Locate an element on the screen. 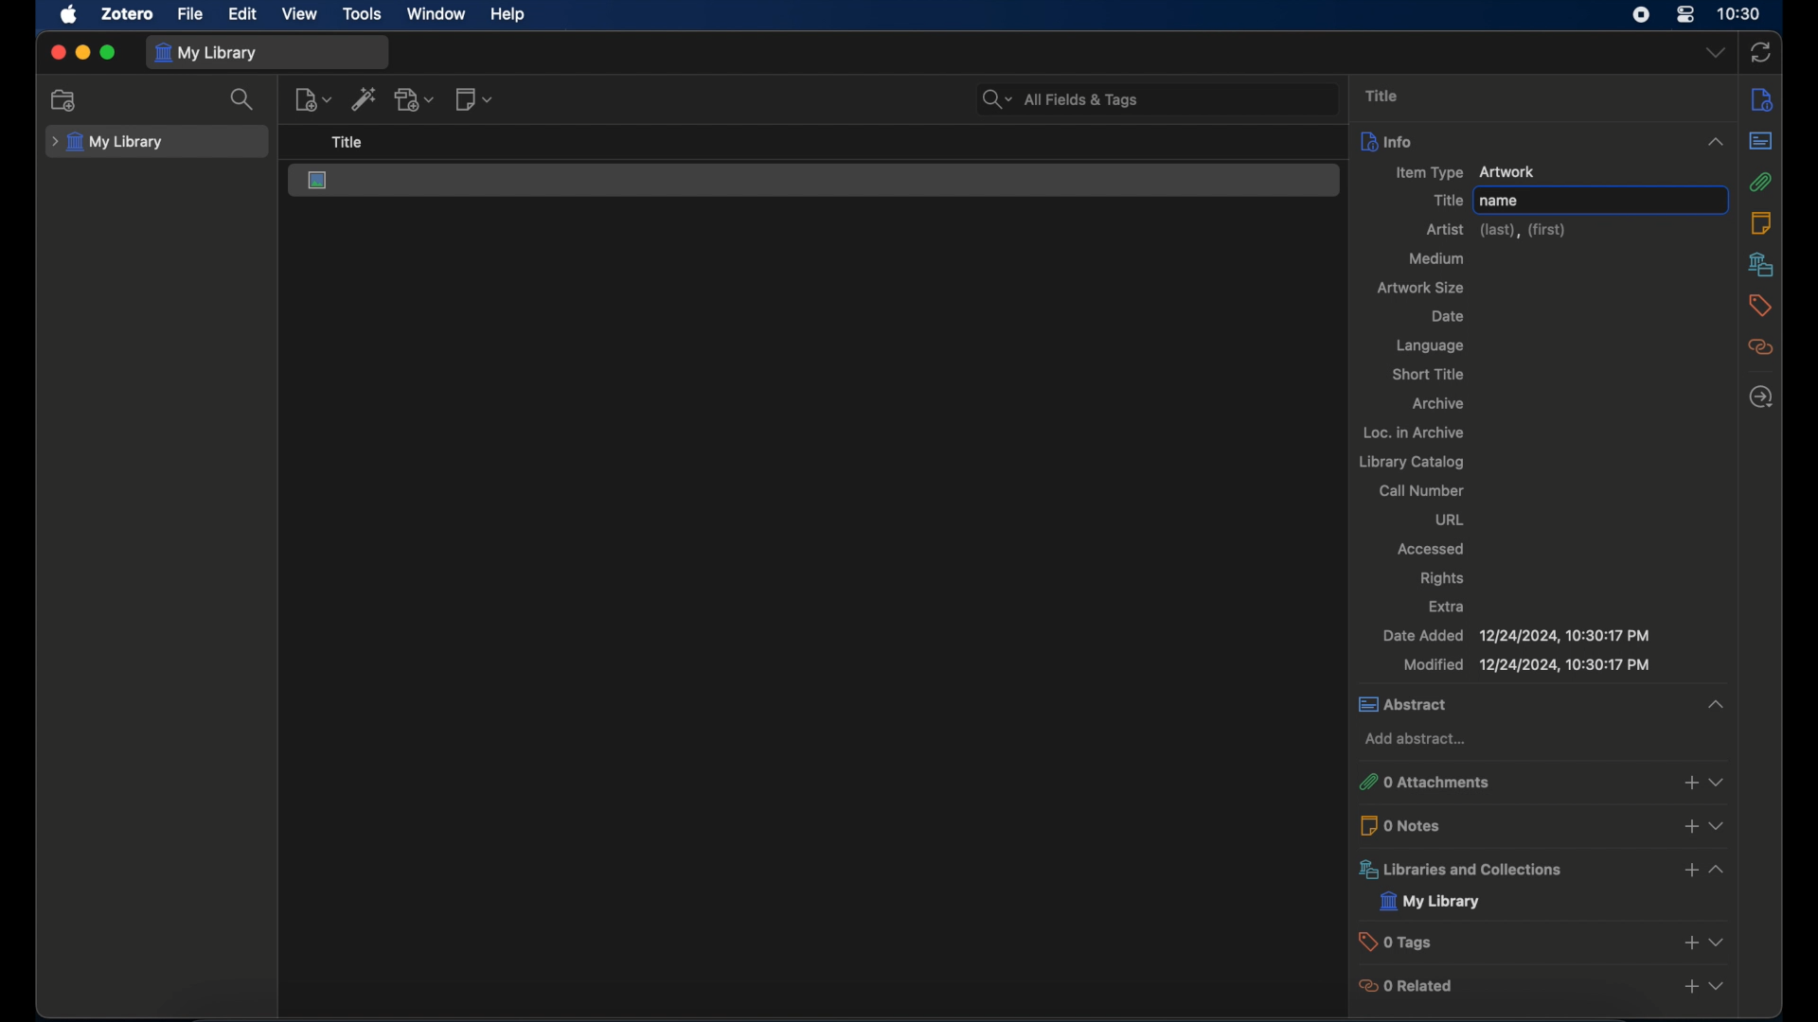  title is located at coordinates (1448, 201).